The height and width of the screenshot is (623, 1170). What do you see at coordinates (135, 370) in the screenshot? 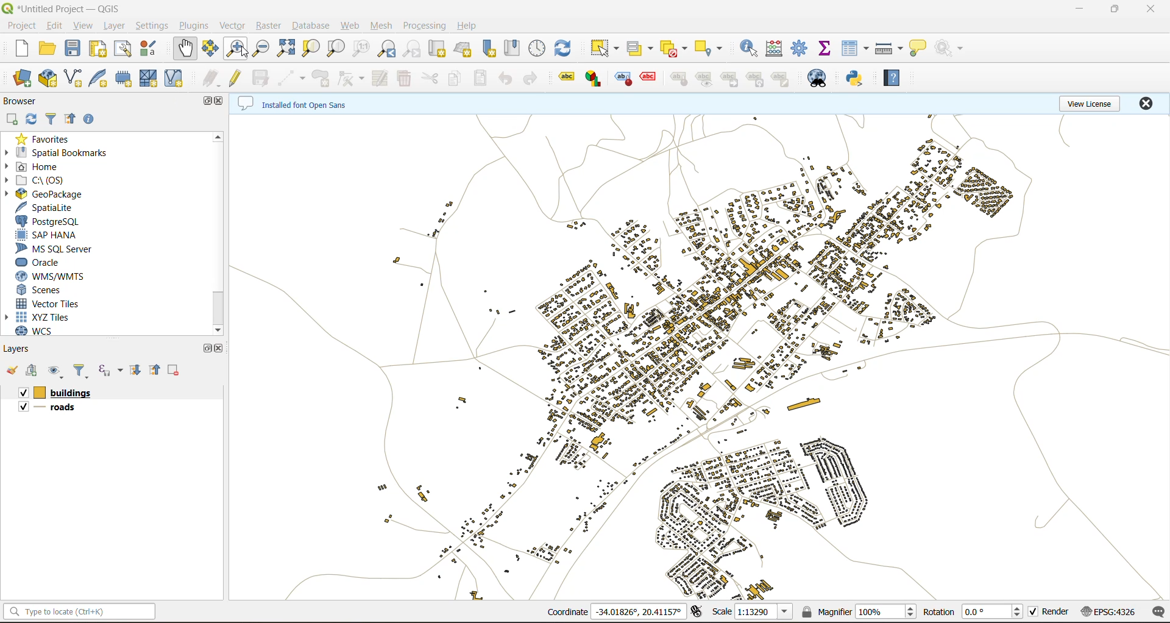
I see `expand all` at bounding box center [135, 370].